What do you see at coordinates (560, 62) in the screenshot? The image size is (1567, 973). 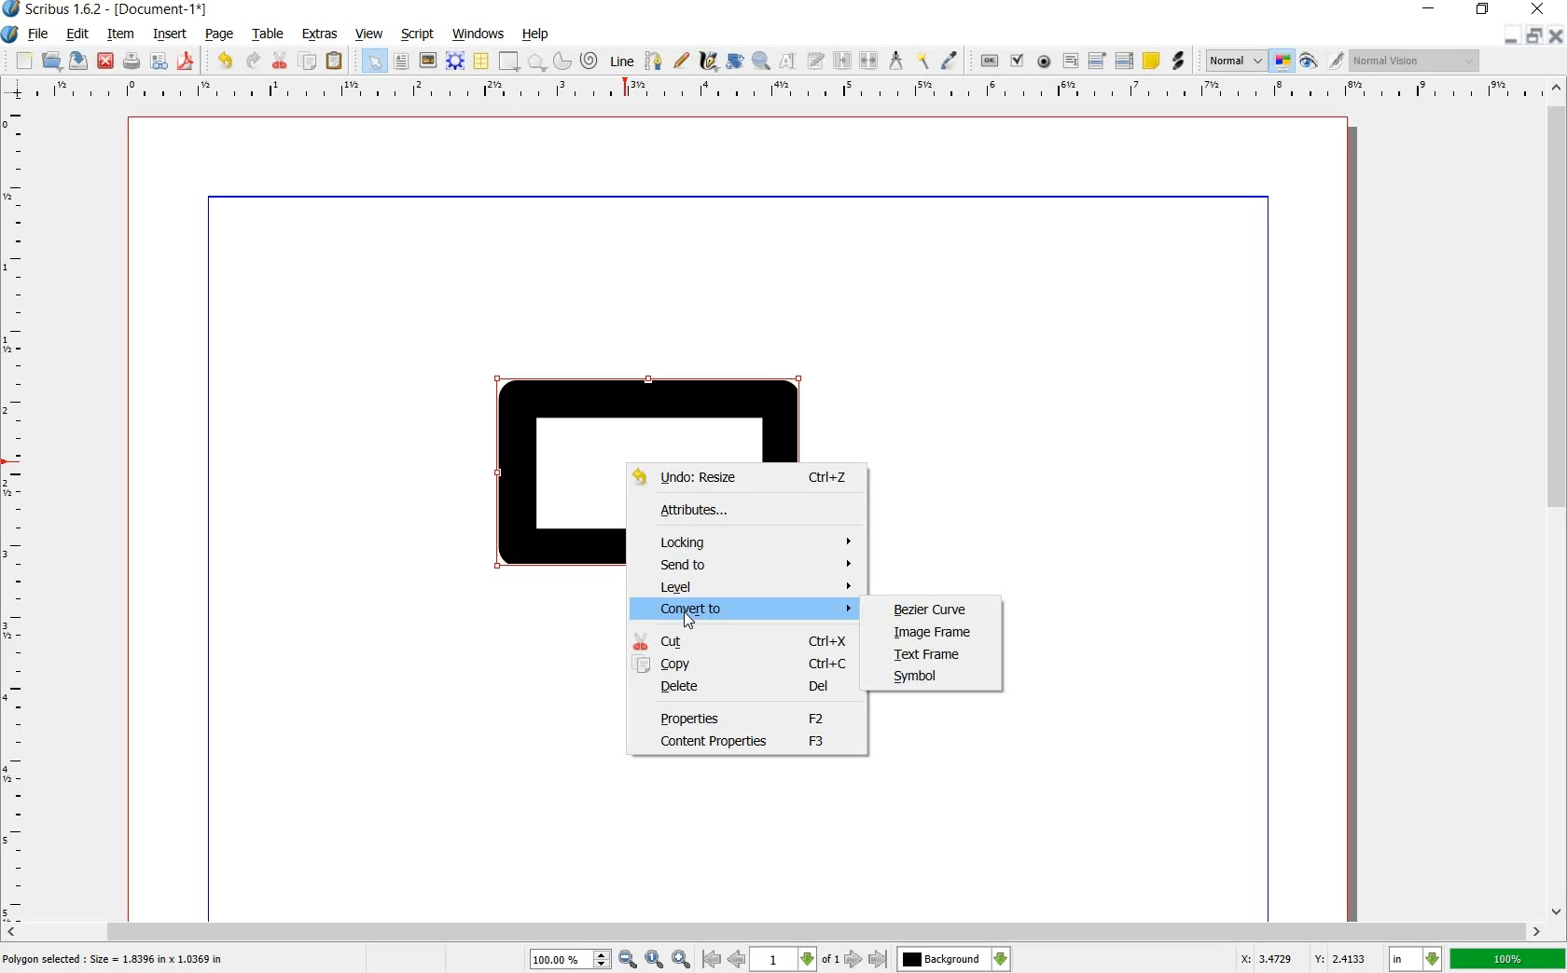 I see `arc` at bounding box center [560, 62].